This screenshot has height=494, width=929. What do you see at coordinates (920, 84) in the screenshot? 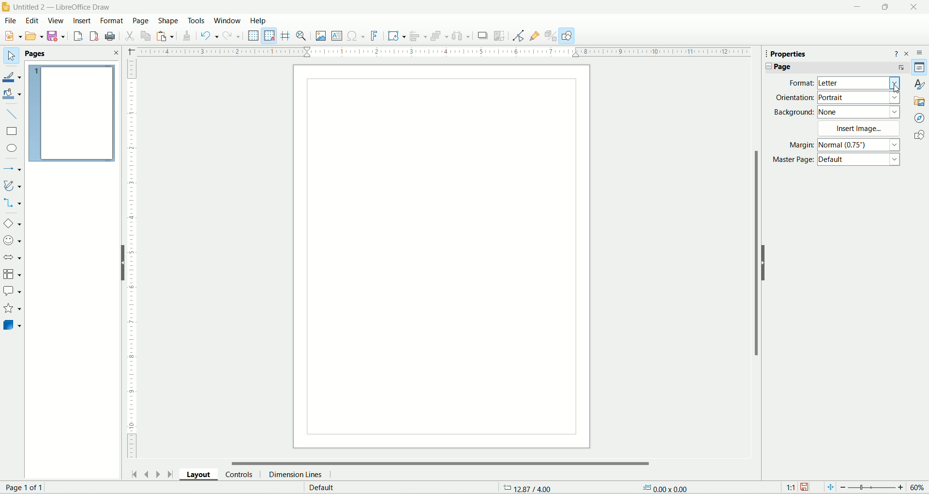
I see `style` at bounding box center [920, 84].